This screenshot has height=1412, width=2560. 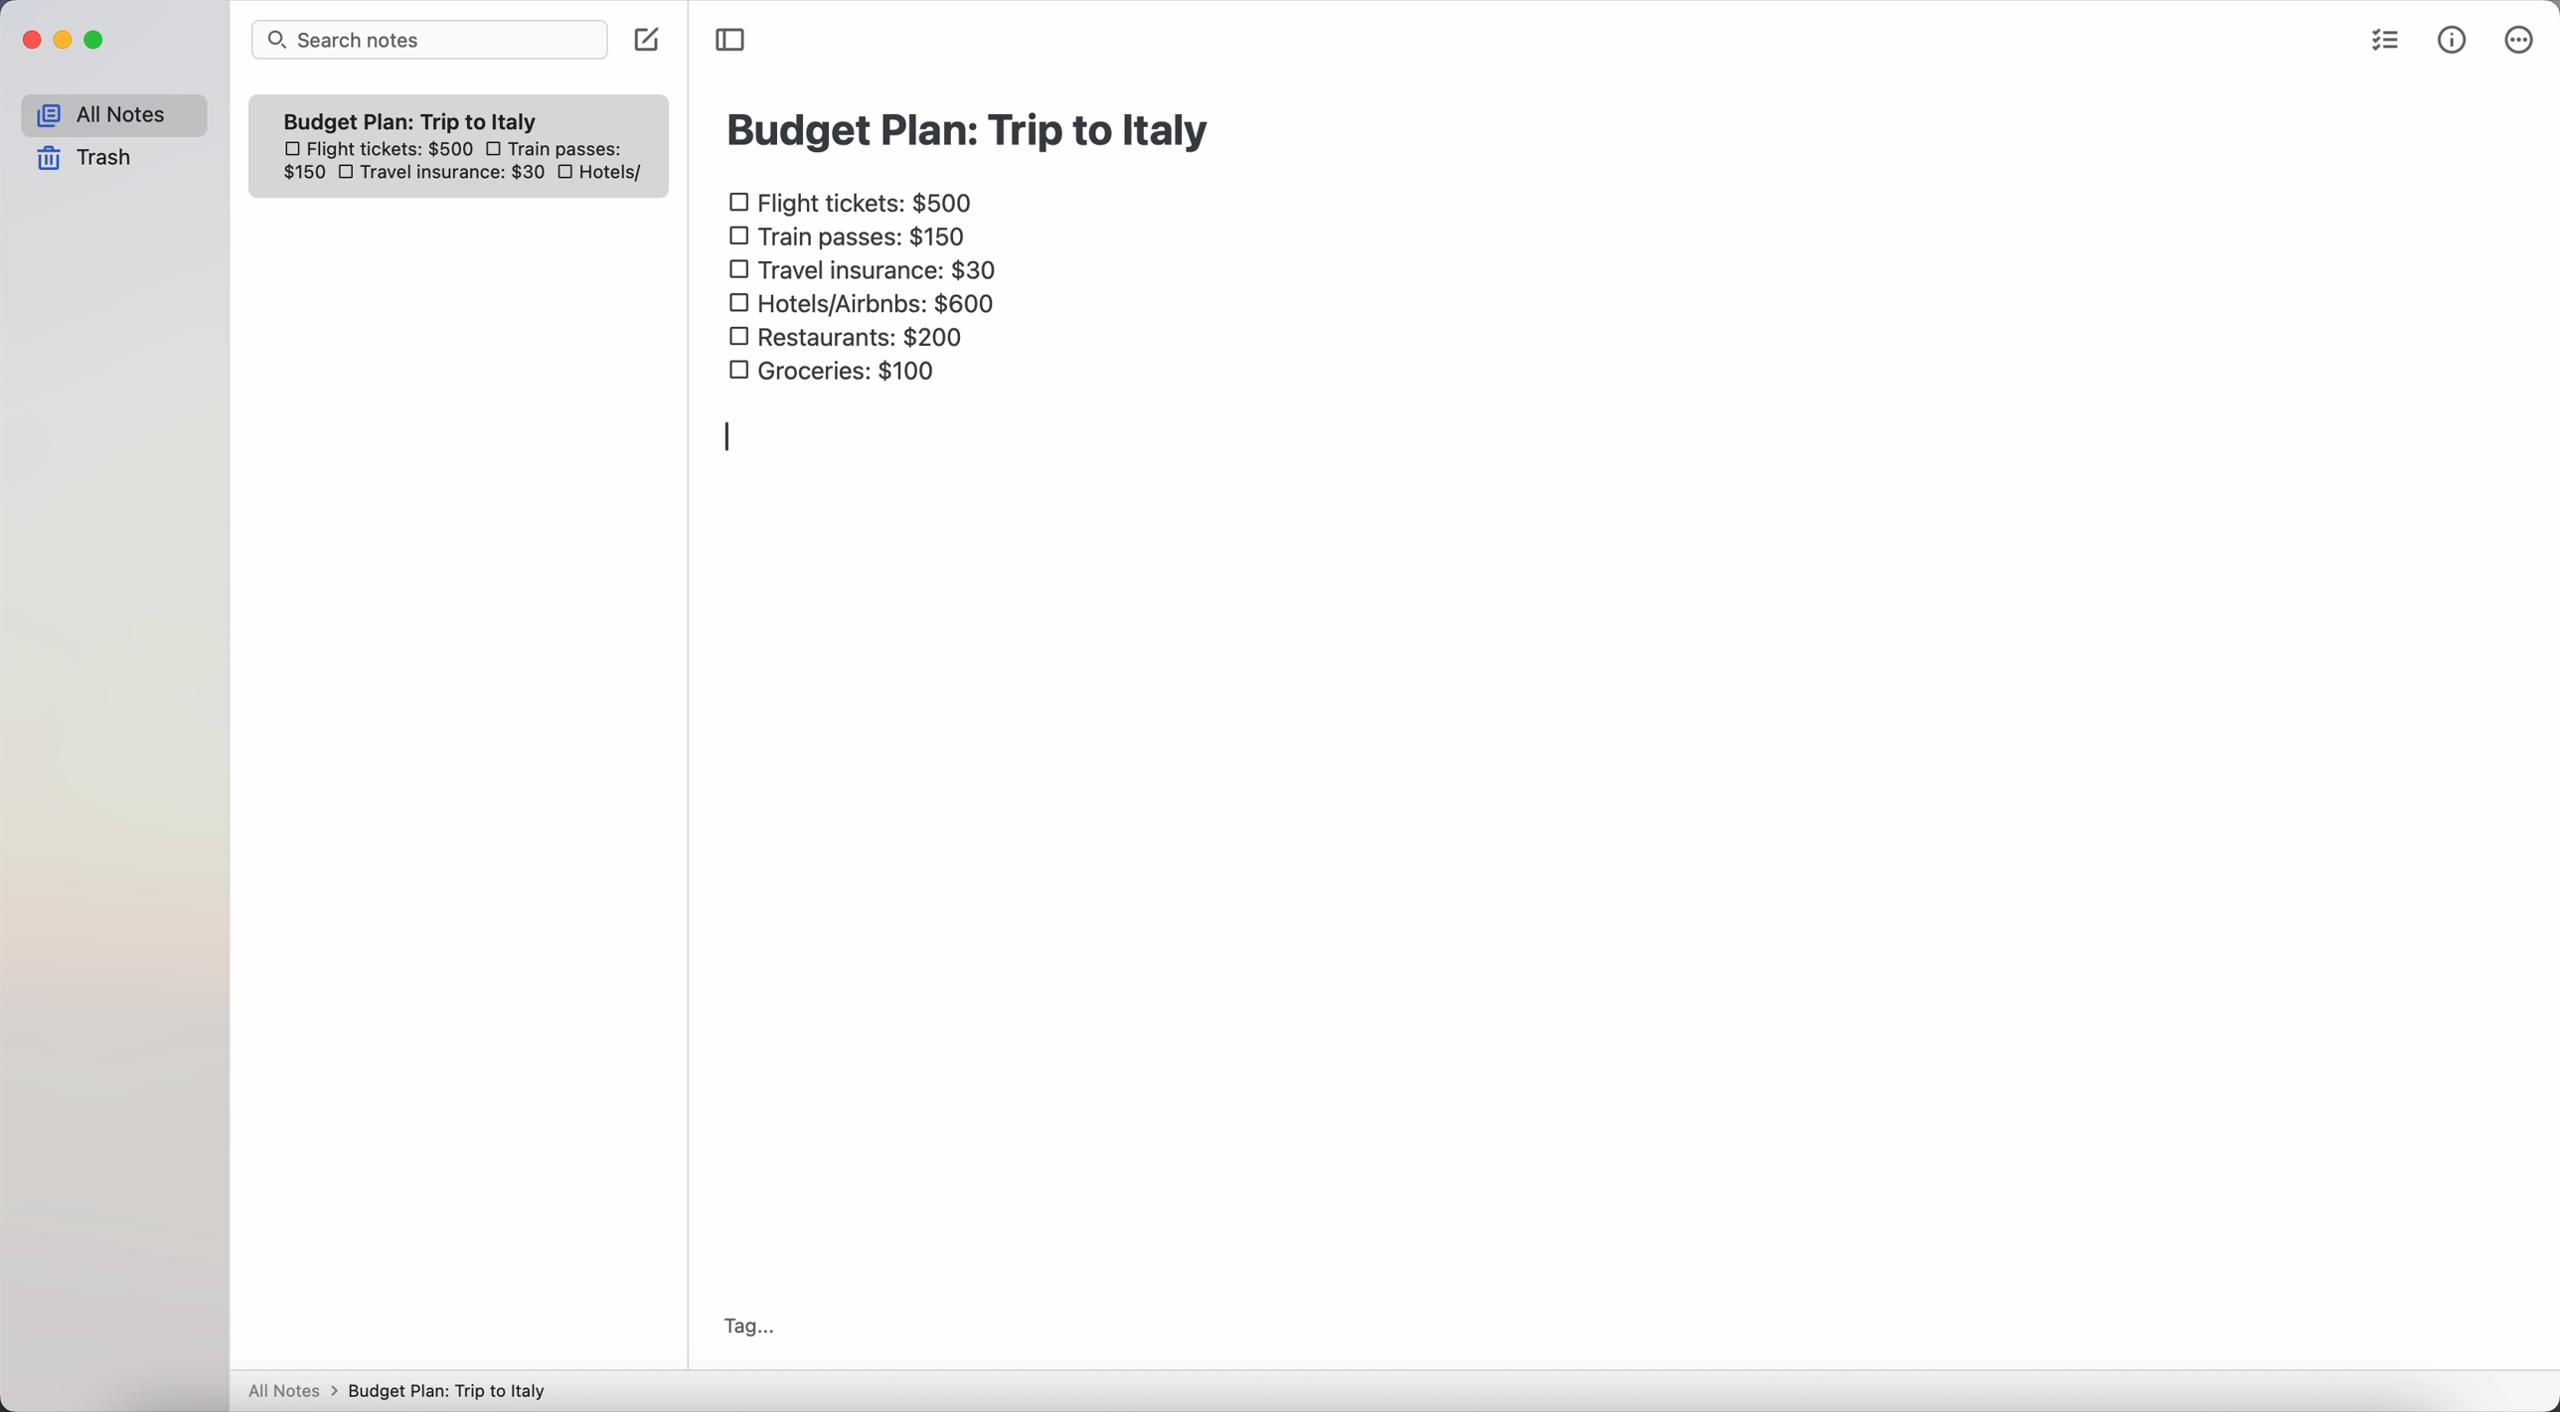 What do you see at coordinates (850, 241) in the screenshot?
I see `train passes $150 checkbox` at bounding box center [850, 241].